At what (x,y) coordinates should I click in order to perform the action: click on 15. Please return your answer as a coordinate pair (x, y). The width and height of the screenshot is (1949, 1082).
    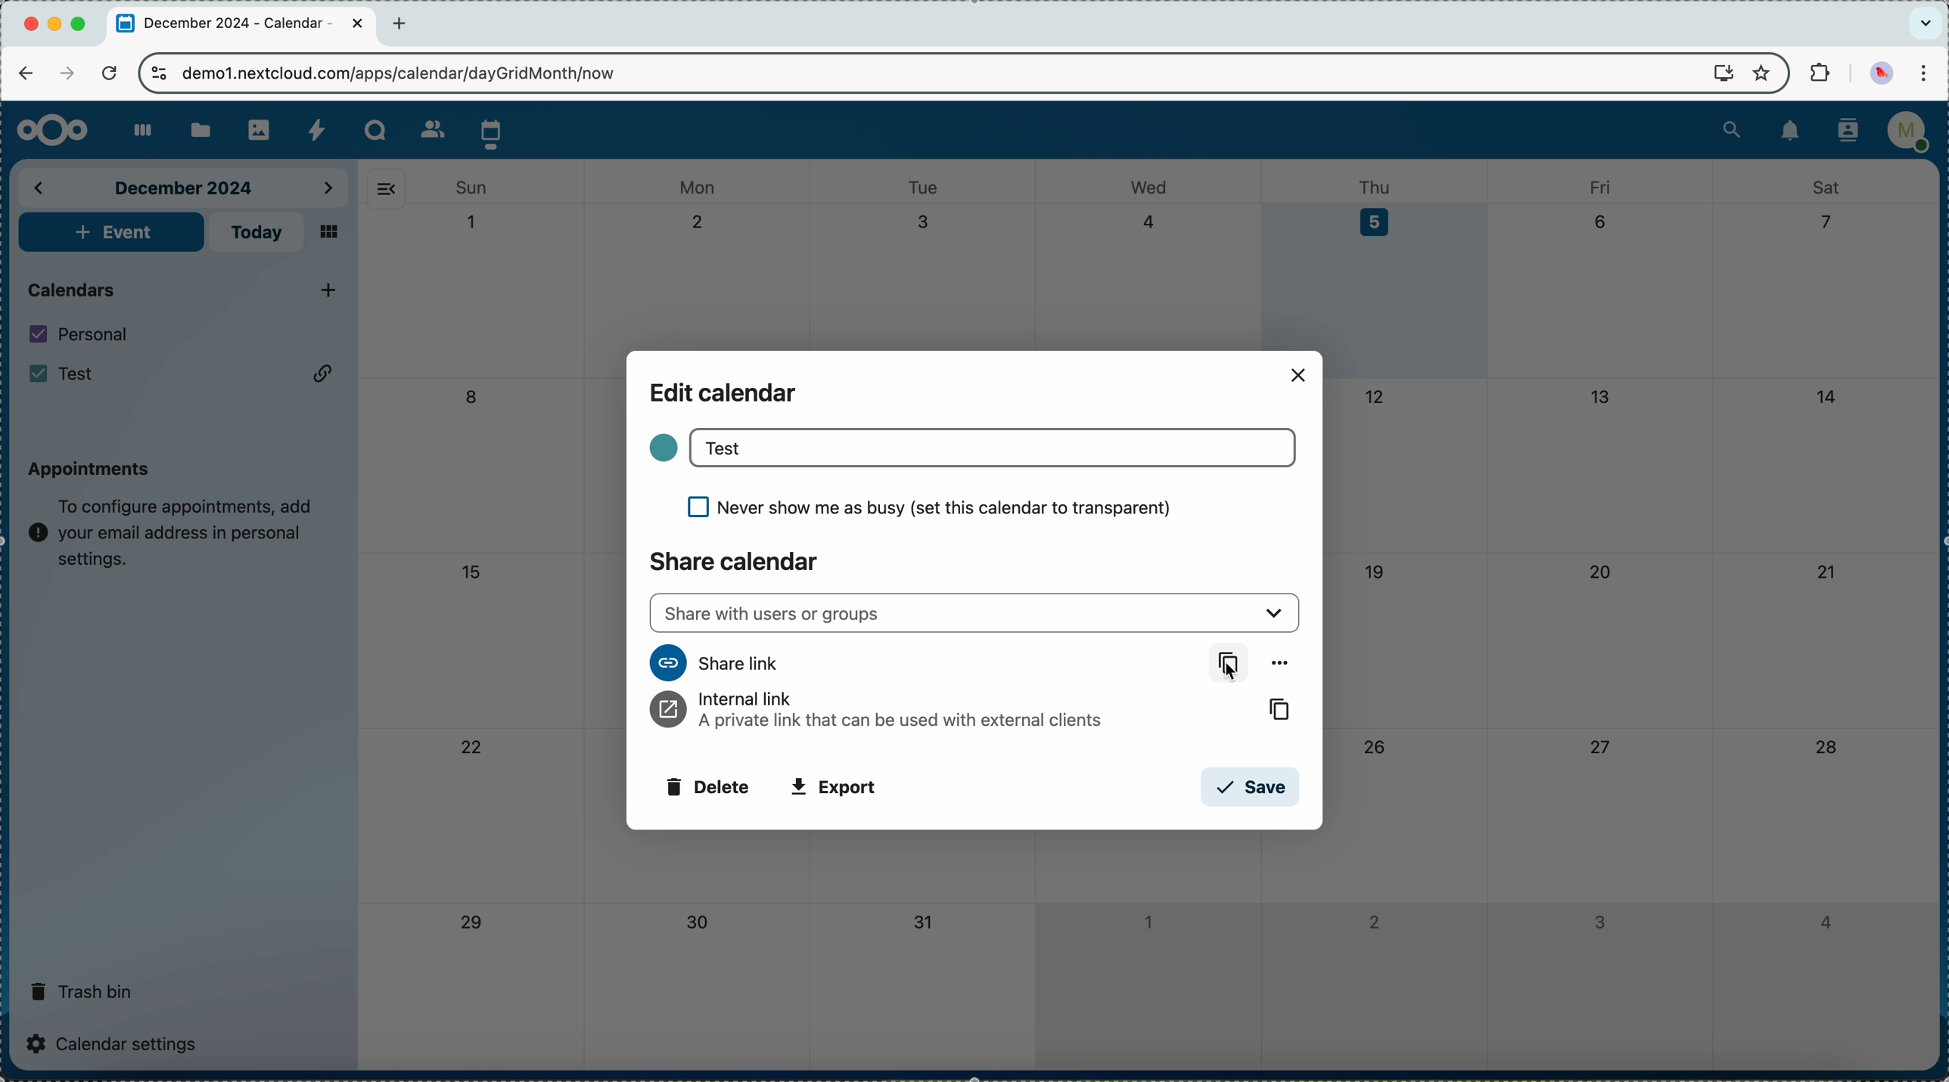
    Looking at the image, I should click on (470, 572).